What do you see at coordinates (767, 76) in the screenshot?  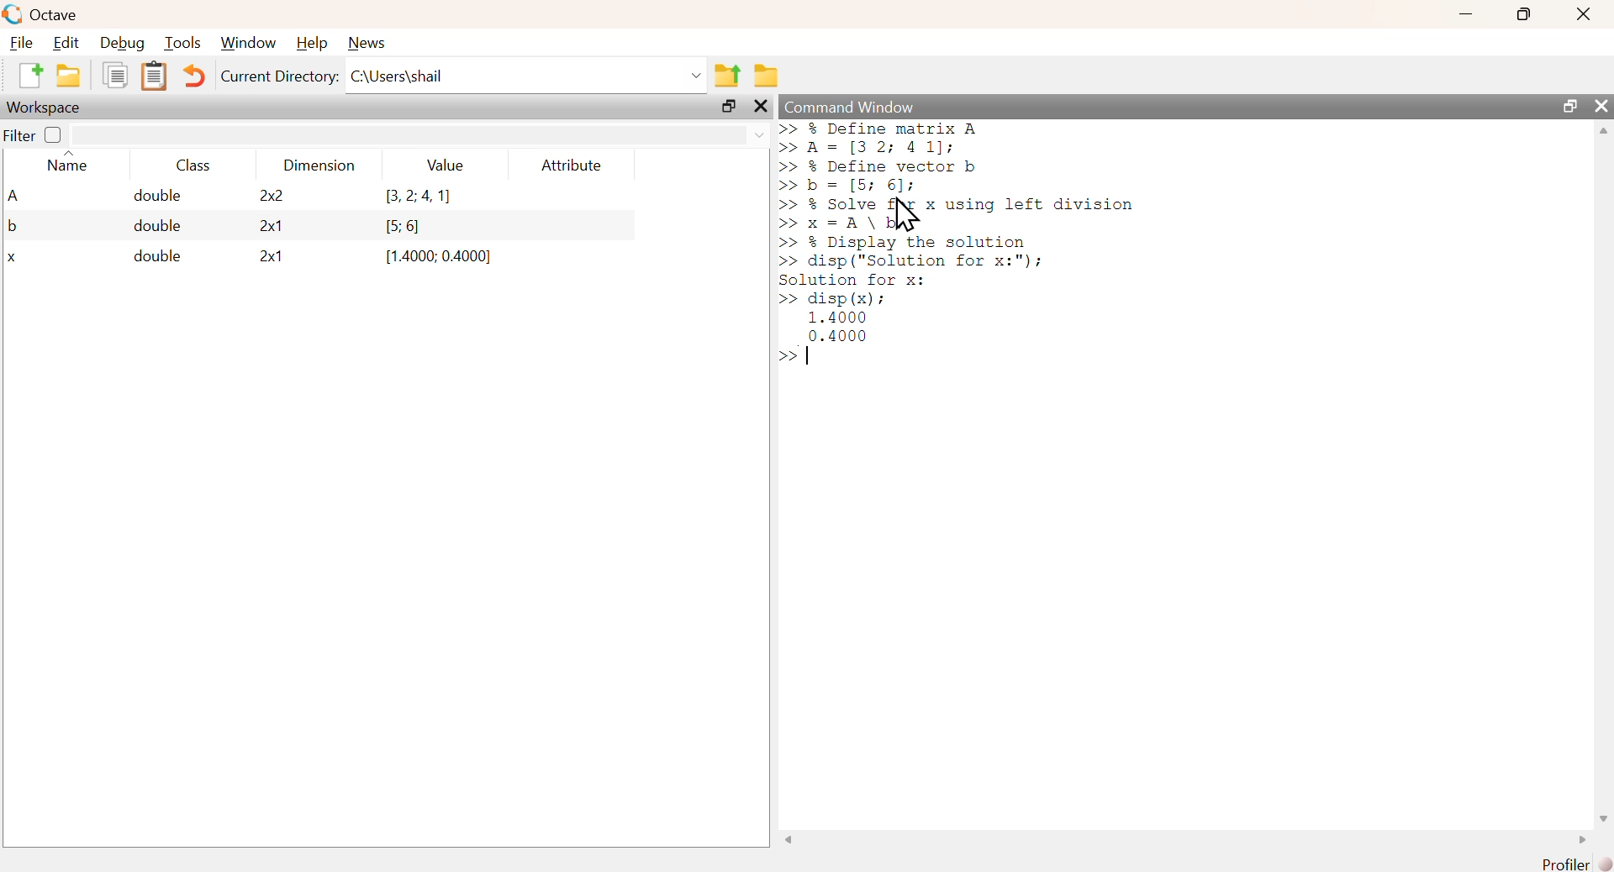 I see `browse directories` at bounding box center [767, 76].